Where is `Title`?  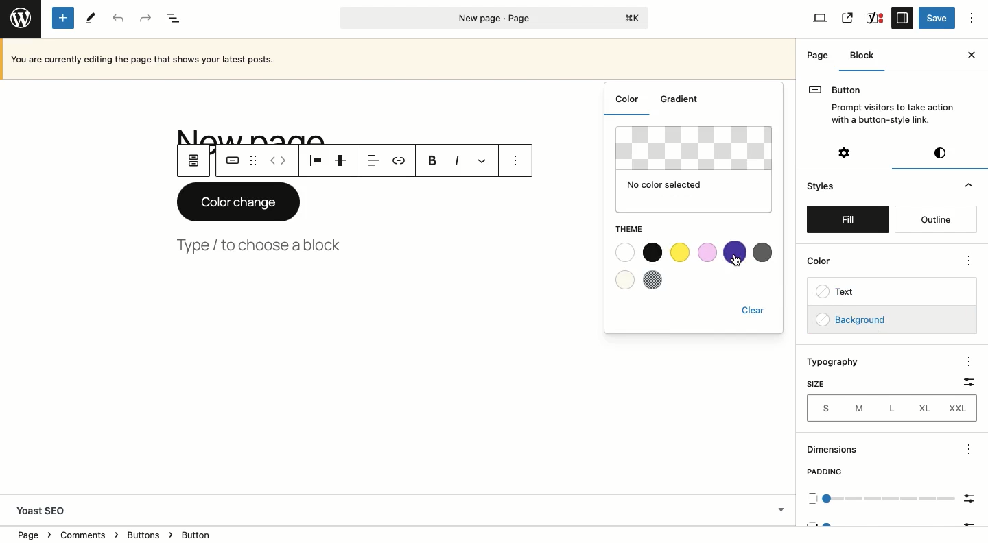 Title is located at coordinates (271, 135).